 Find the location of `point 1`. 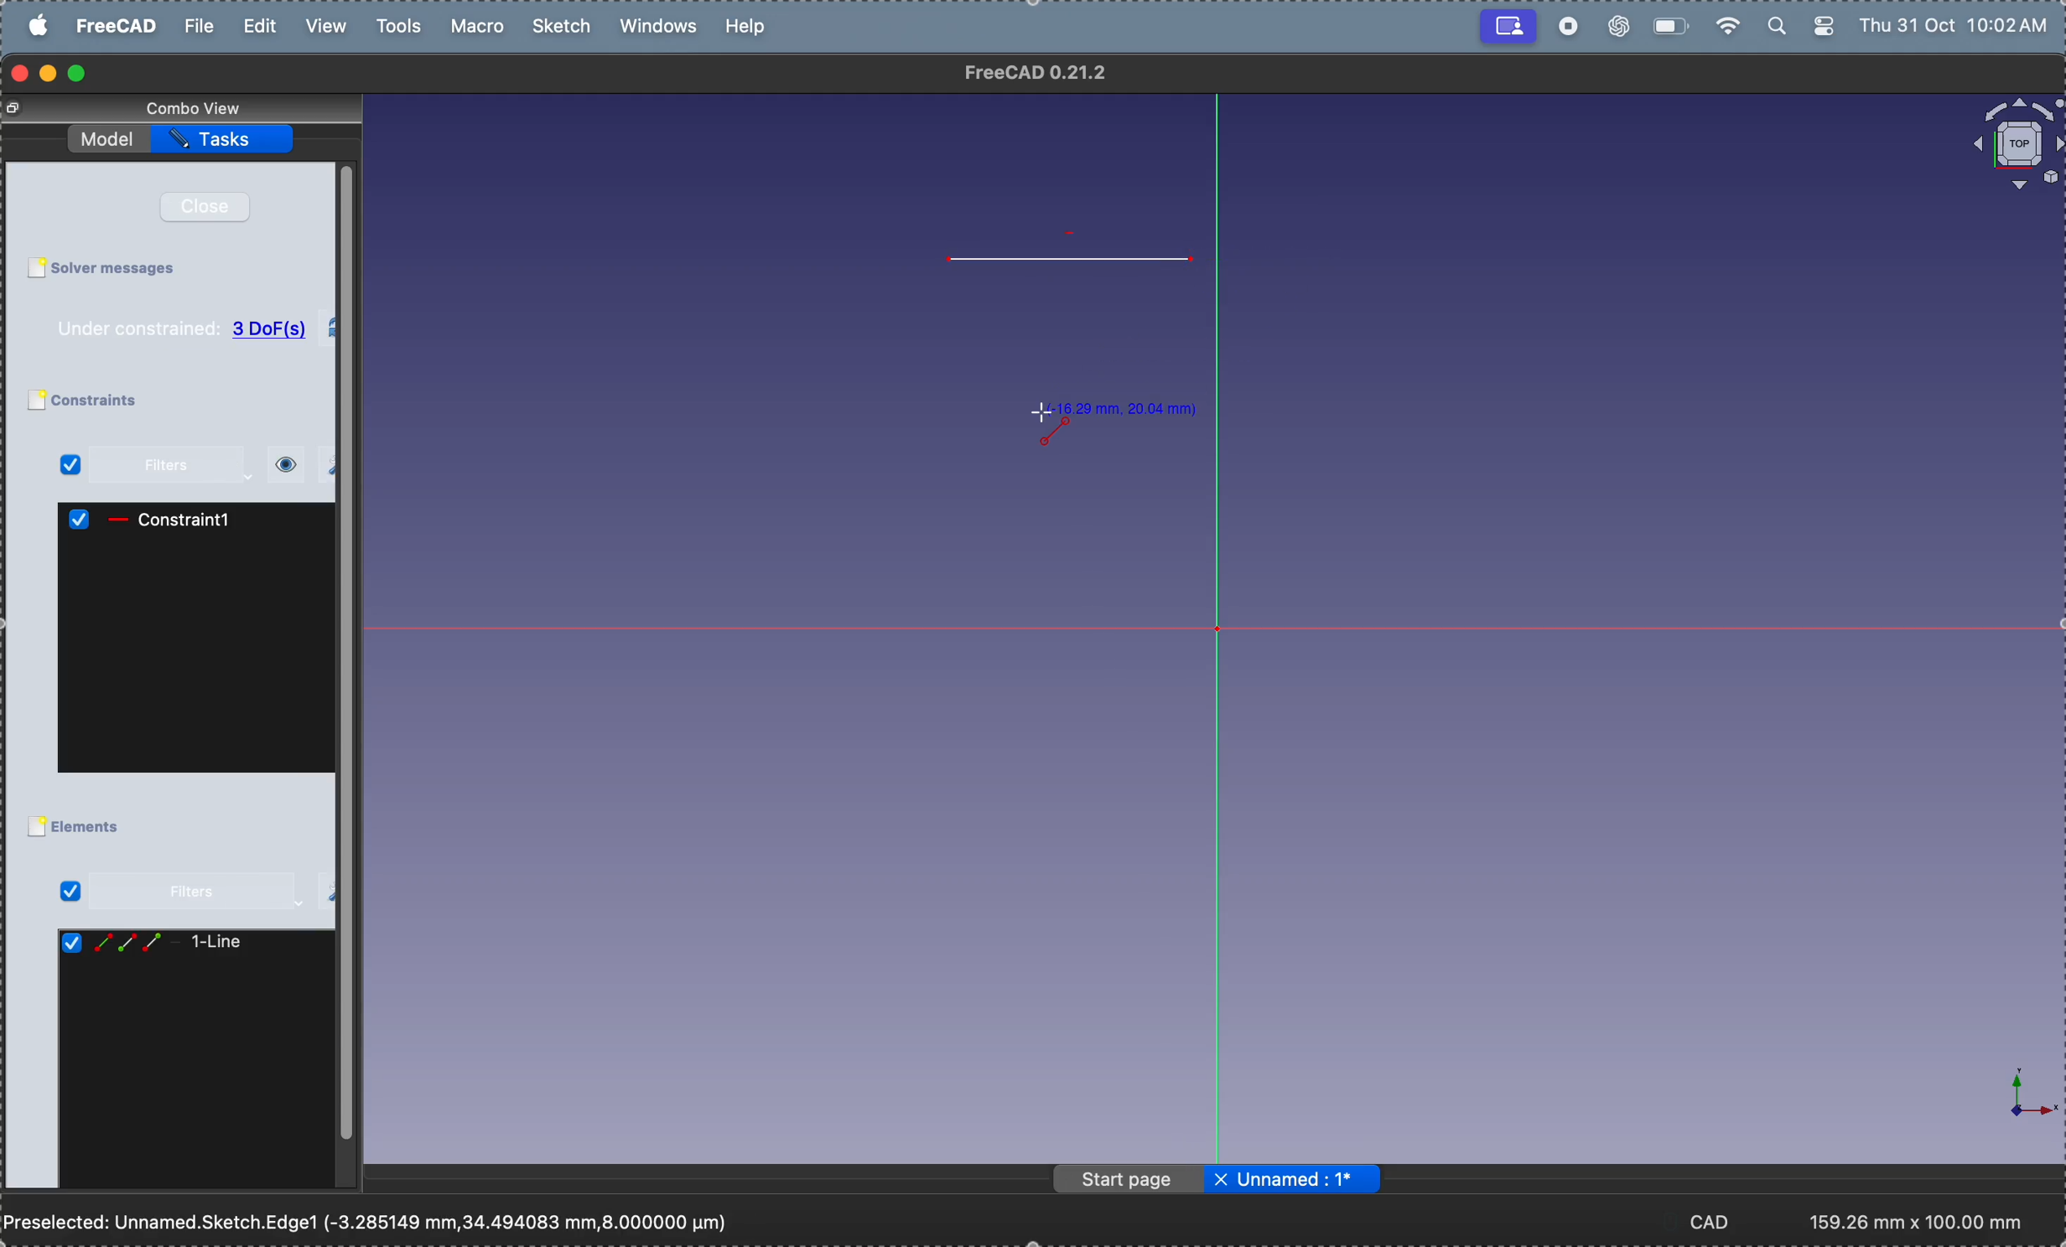

point 1 is located at coordinates (944, 261).